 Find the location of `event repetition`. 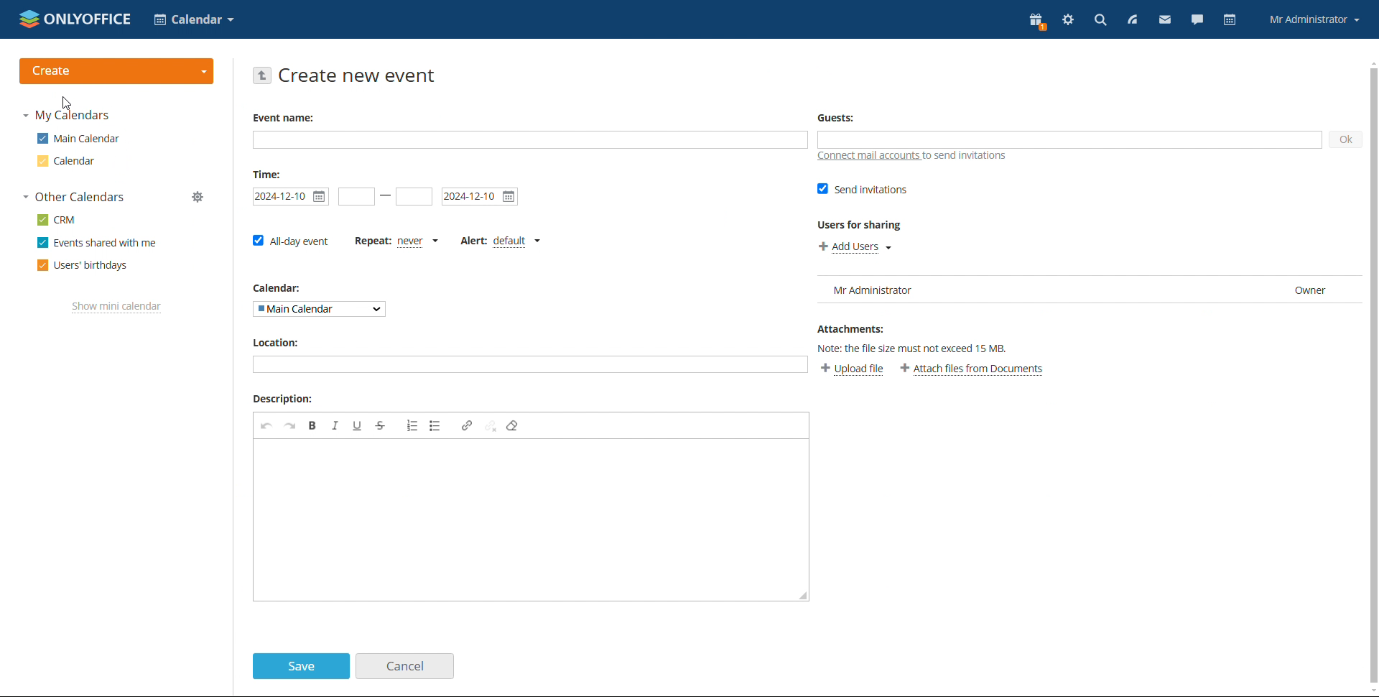

event repetition is located at coordinates (396, 241).